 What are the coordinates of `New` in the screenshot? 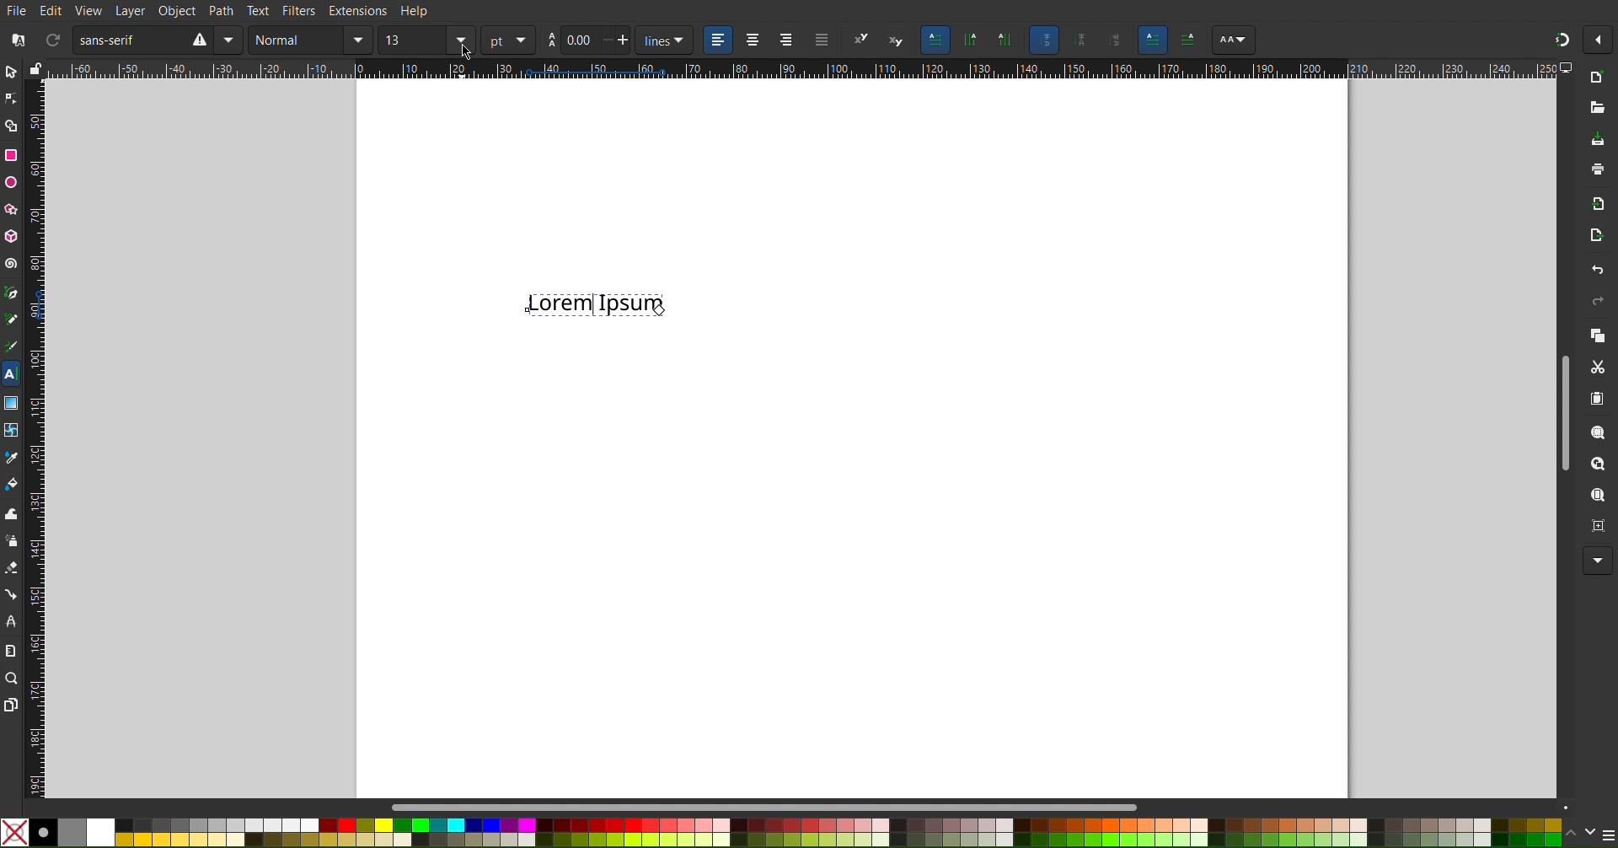 It's located at (1602, 76).